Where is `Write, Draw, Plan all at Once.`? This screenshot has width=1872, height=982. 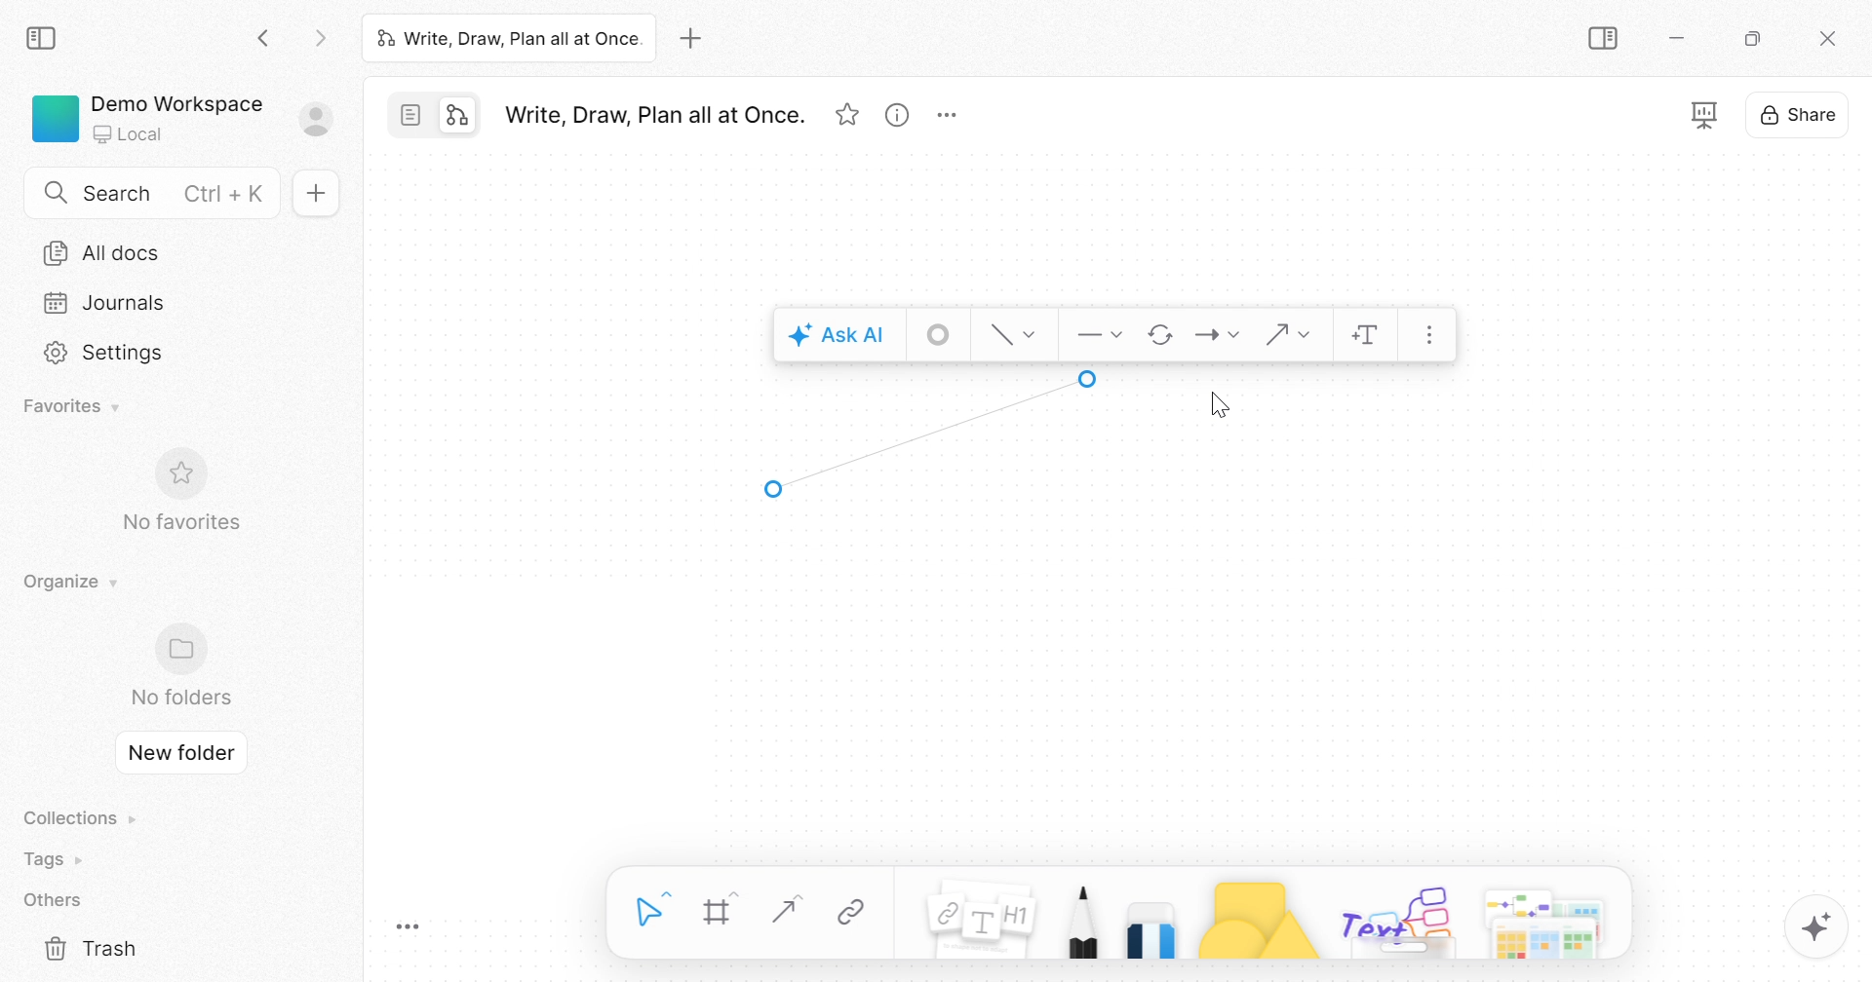 Write, Draw, Plan all at Once. is located at coordinates (508, 37).